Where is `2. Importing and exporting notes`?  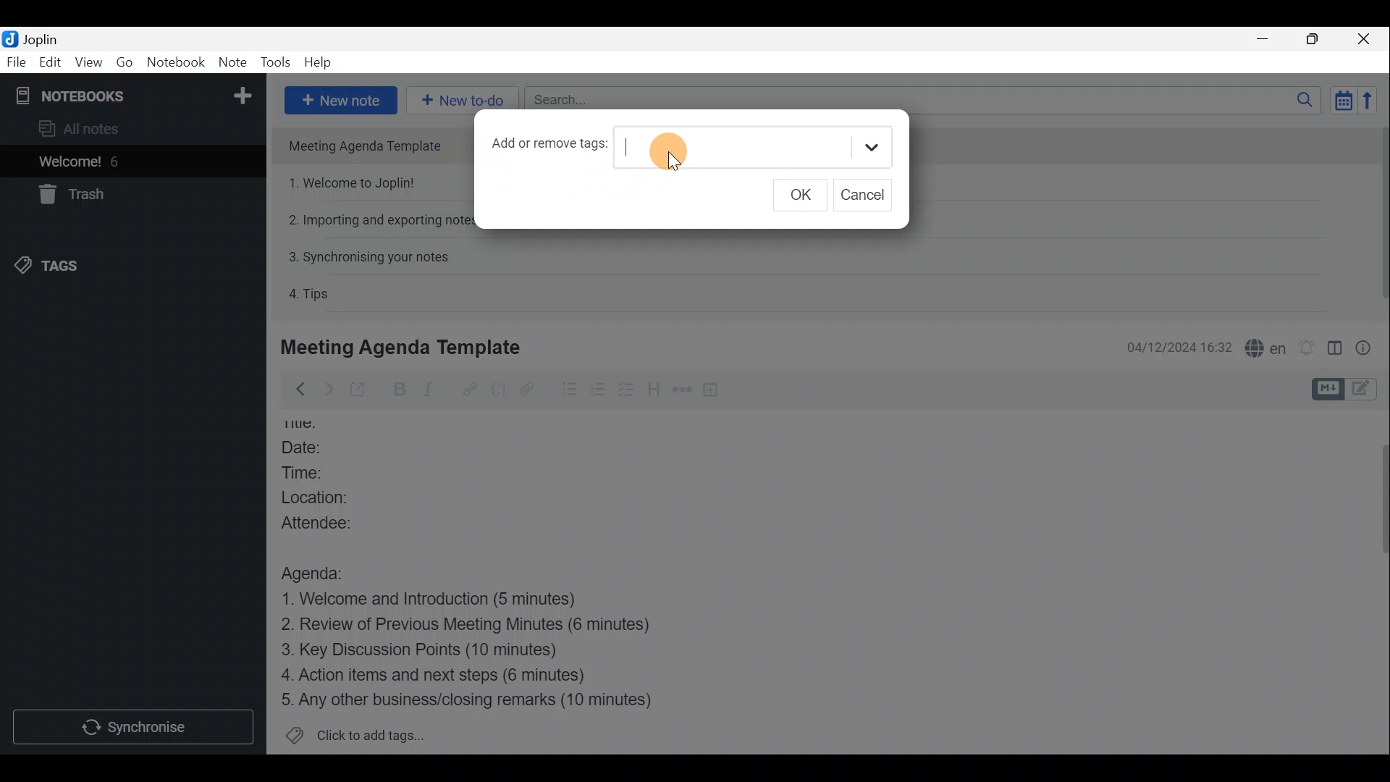
2. Importing and exporting notes is located at coordinates (380, 220).